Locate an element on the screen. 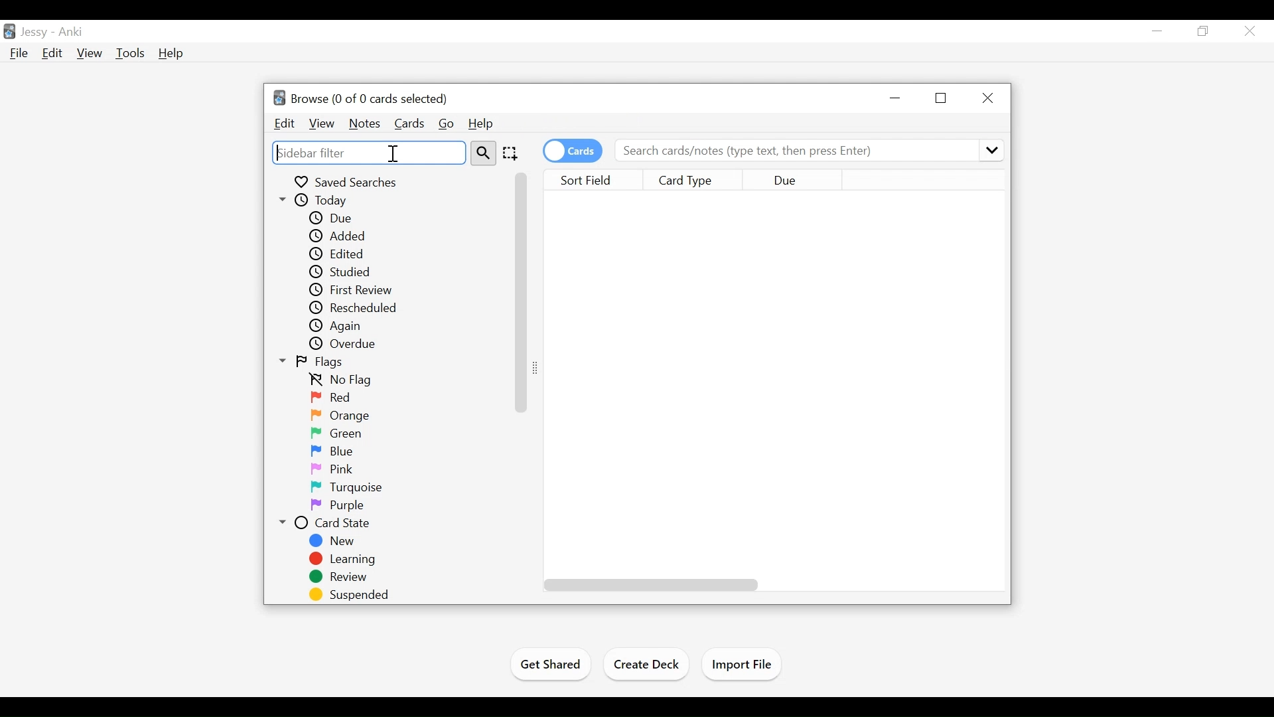  Create Deck is located at coordinates (648, 664).